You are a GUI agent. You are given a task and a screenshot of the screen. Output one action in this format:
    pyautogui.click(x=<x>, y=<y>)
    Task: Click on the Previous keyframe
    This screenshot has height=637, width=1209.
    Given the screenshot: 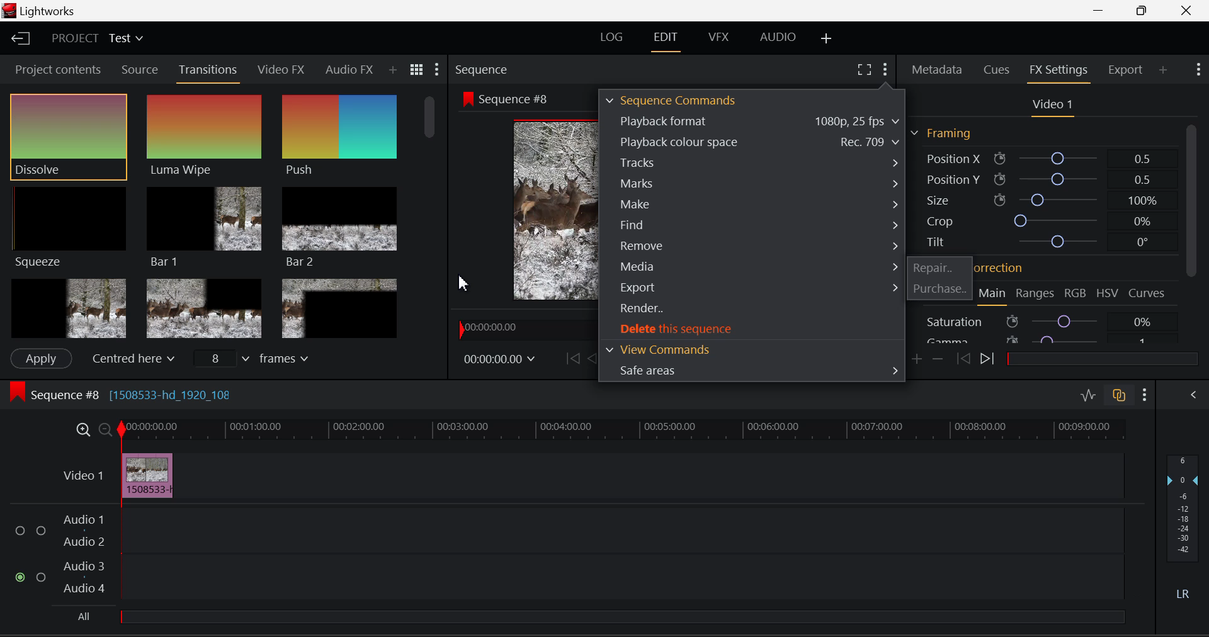 What is the action you would take?
    pyautogui.click(x=965, y=358)
    